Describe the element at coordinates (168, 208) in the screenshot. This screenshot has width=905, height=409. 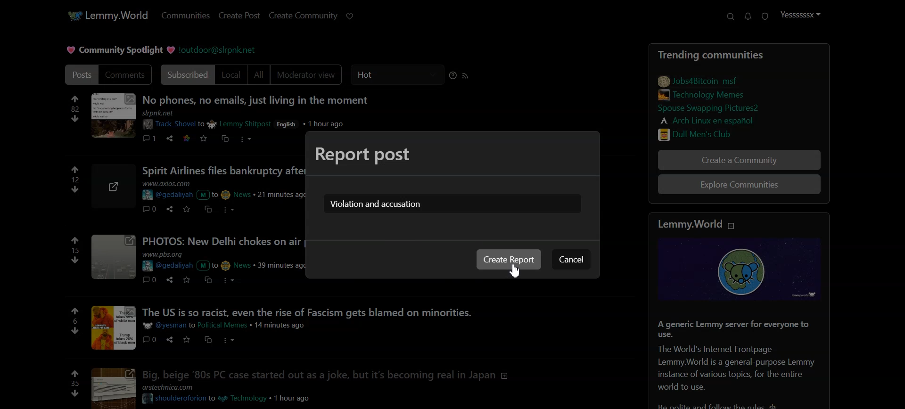
I see `share` at that location.